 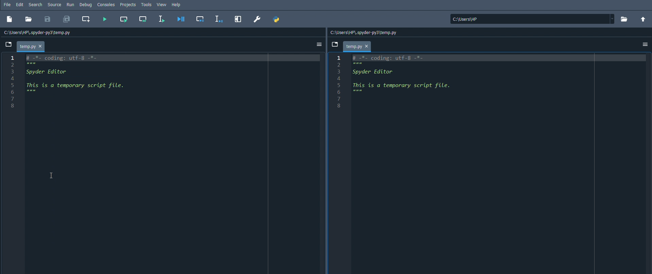 I want to click on Spyder Editor This is a temporary script file, so click(x=407, y=77).